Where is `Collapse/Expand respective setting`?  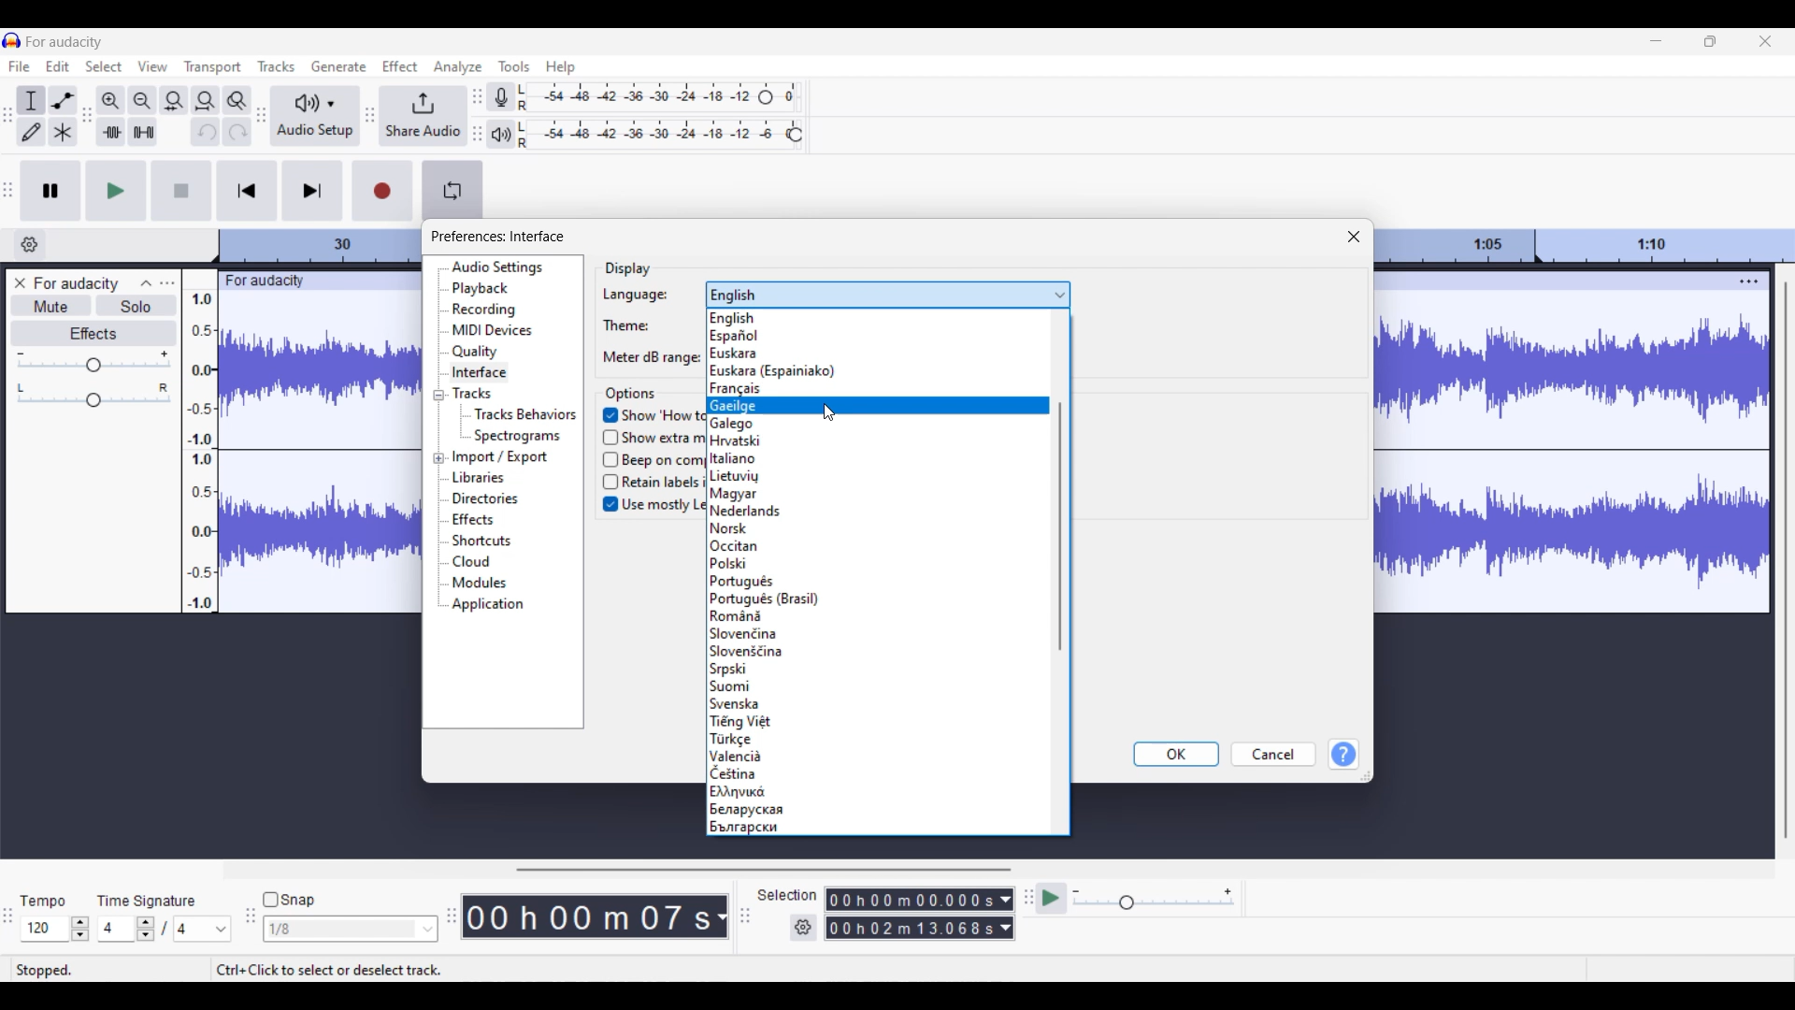
Collapse/Expand respective setting is located at coordinates (438, 427).